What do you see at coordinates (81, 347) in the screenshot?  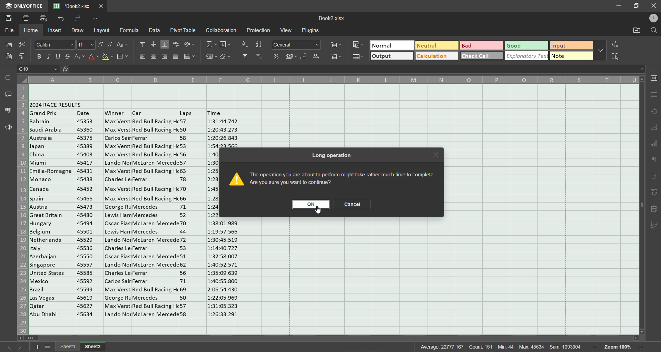 I see `sheet names` at bounding box center [81, 347].